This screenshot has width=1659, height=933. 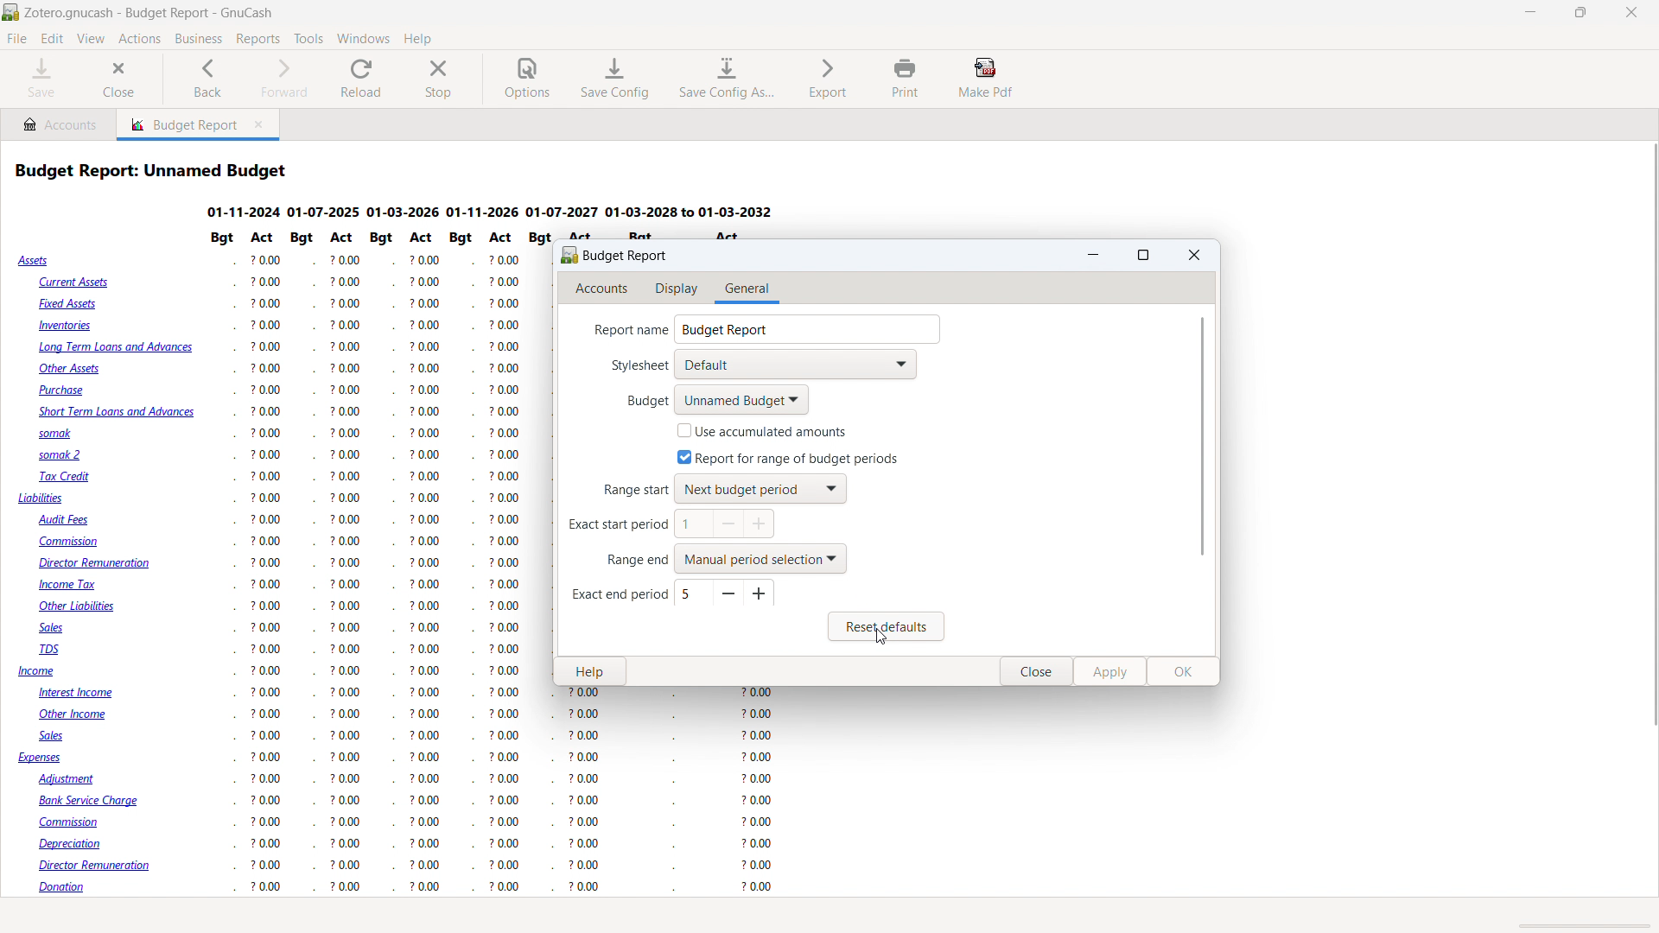 I want to click on close tab, so click(x=262, y=125).